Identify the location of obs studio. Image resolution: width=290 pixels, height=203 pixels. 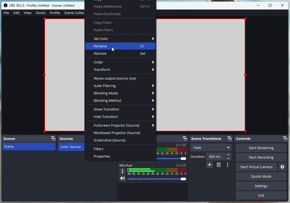
(40, 5).